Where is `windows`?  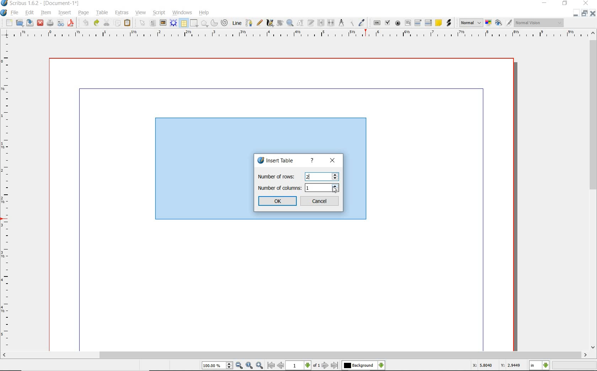 windows is located at coordinates (182, 13).